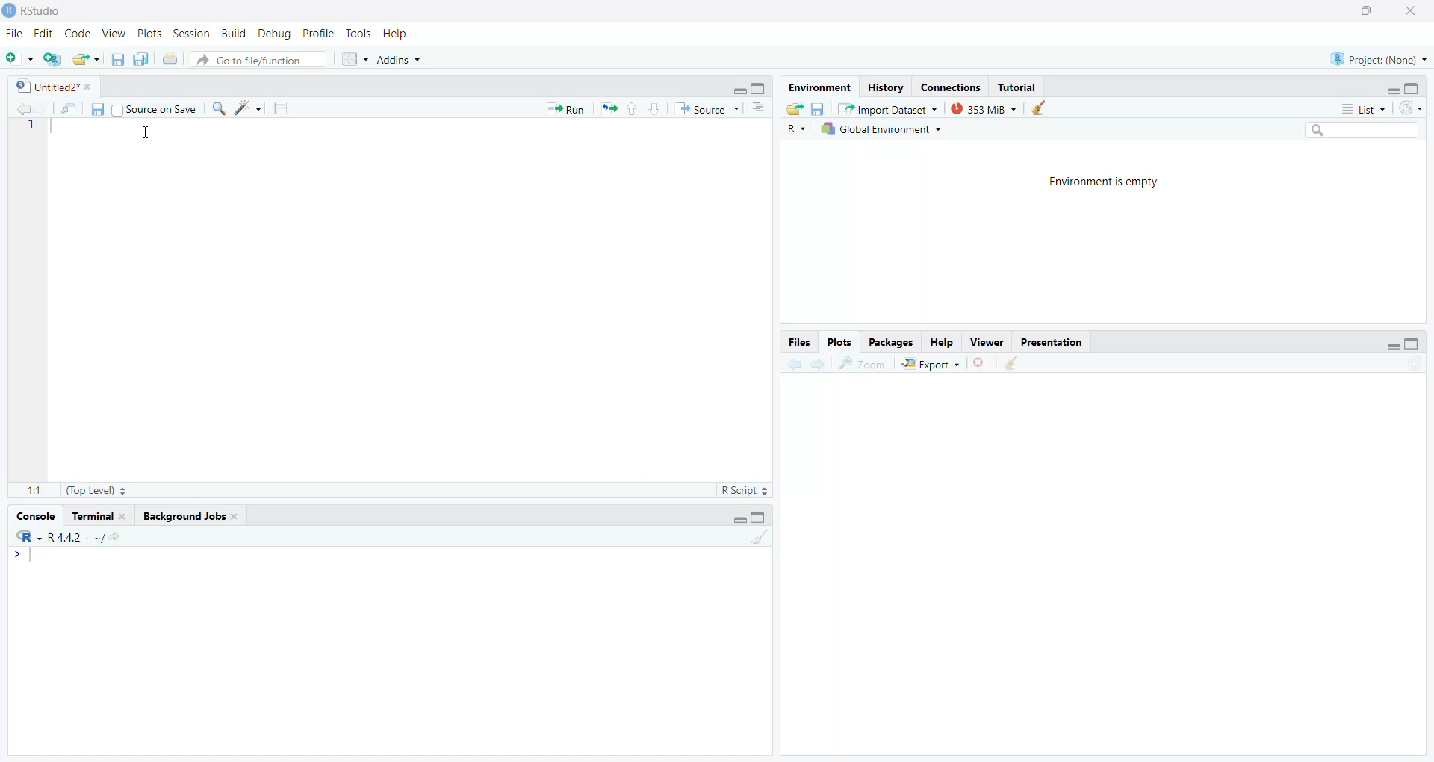  What do you see at coordinates (816, 86) in the screenshot?
I see `Environment` at bounding box center [816, 86].